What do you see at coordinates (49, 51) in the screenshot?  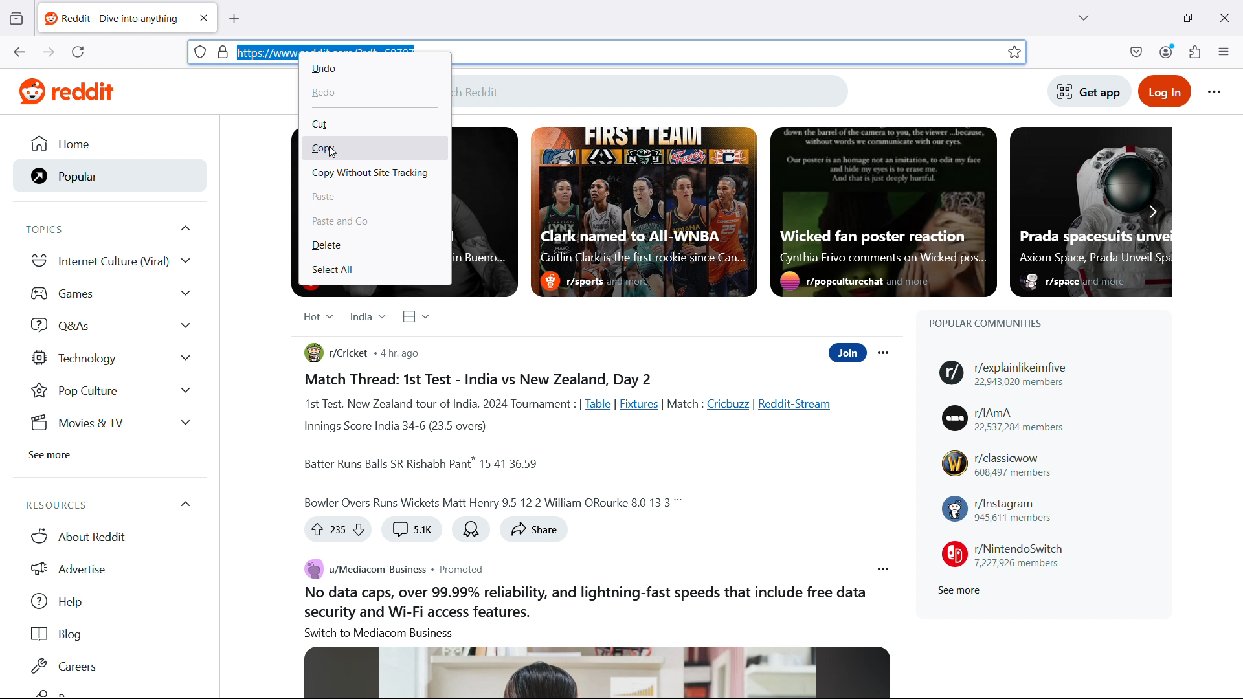 I see `go forward one page` at bounding box center [49, 51].